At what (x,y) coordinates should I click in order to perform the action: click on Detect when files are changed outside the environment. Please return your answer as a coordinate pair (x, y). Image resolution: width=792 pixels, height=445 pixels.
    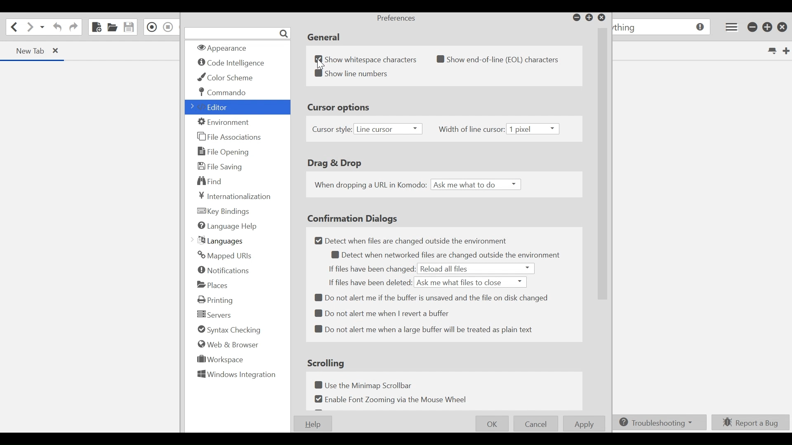
    Looking at the image, I should click on (412, 241).